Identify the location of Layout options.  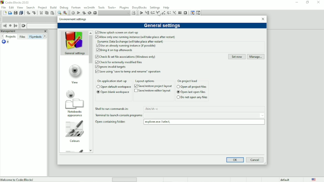
(146, 81).